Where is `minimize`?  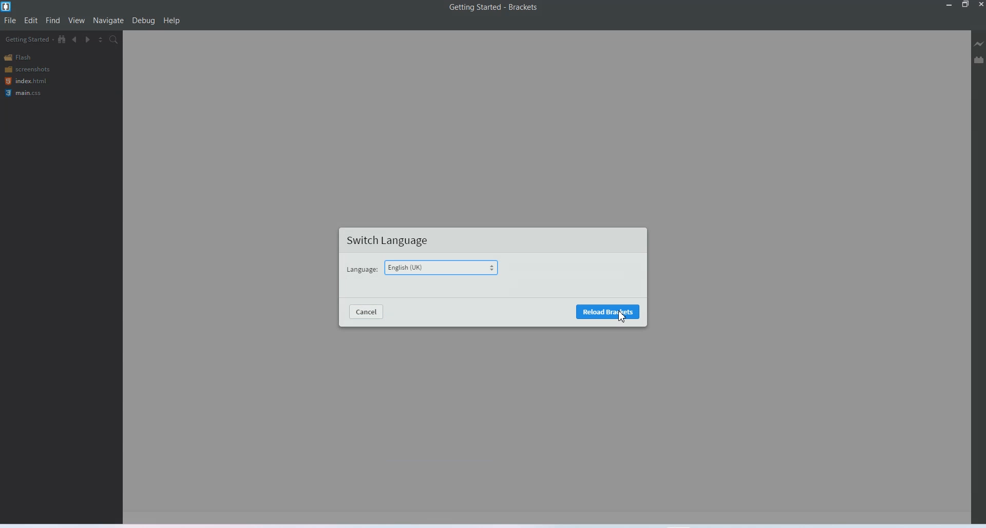
minimize is located at coordinates (948, 5).